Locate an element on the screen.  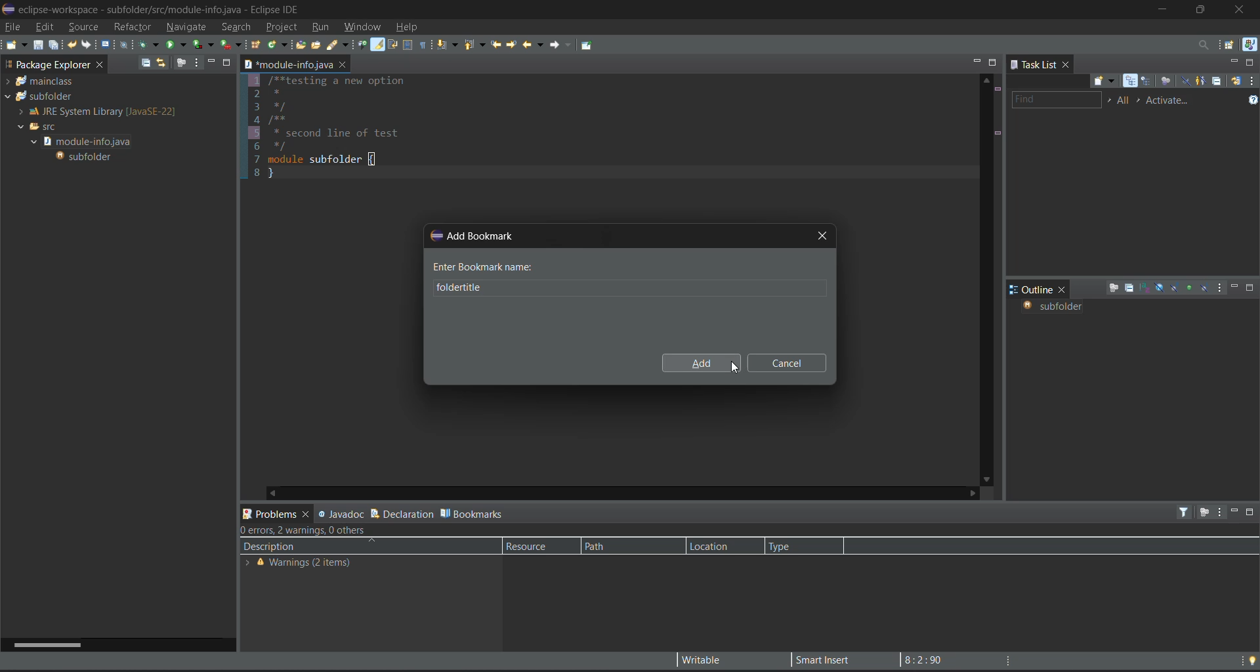
focus on active task is located at coordinates (1203, 513).